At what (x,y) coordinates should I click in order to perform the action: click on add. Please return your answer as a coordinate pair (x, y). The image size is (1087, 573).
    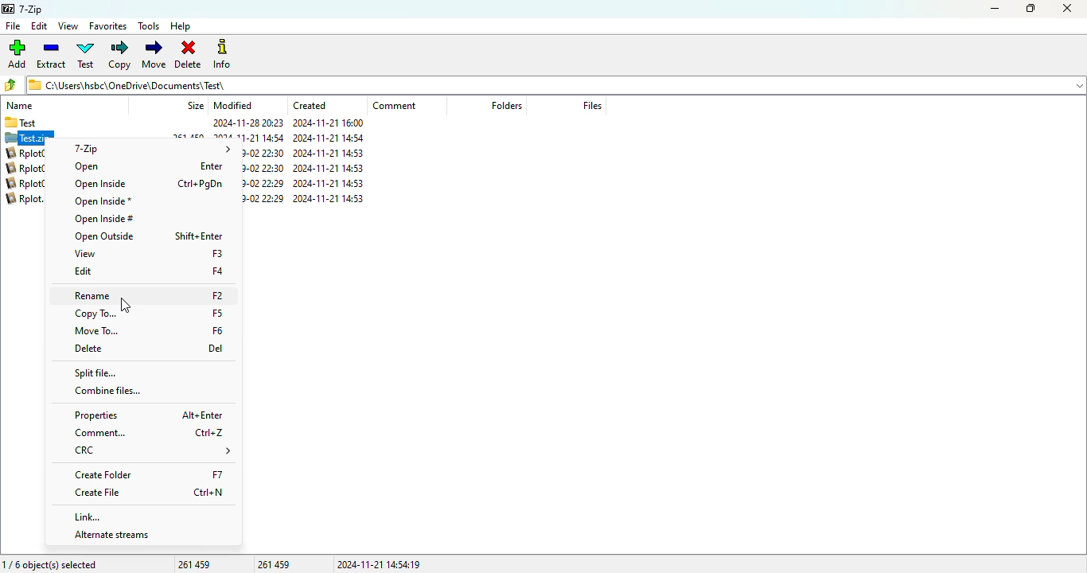
    Looking at the image, I should click on (18, 54).